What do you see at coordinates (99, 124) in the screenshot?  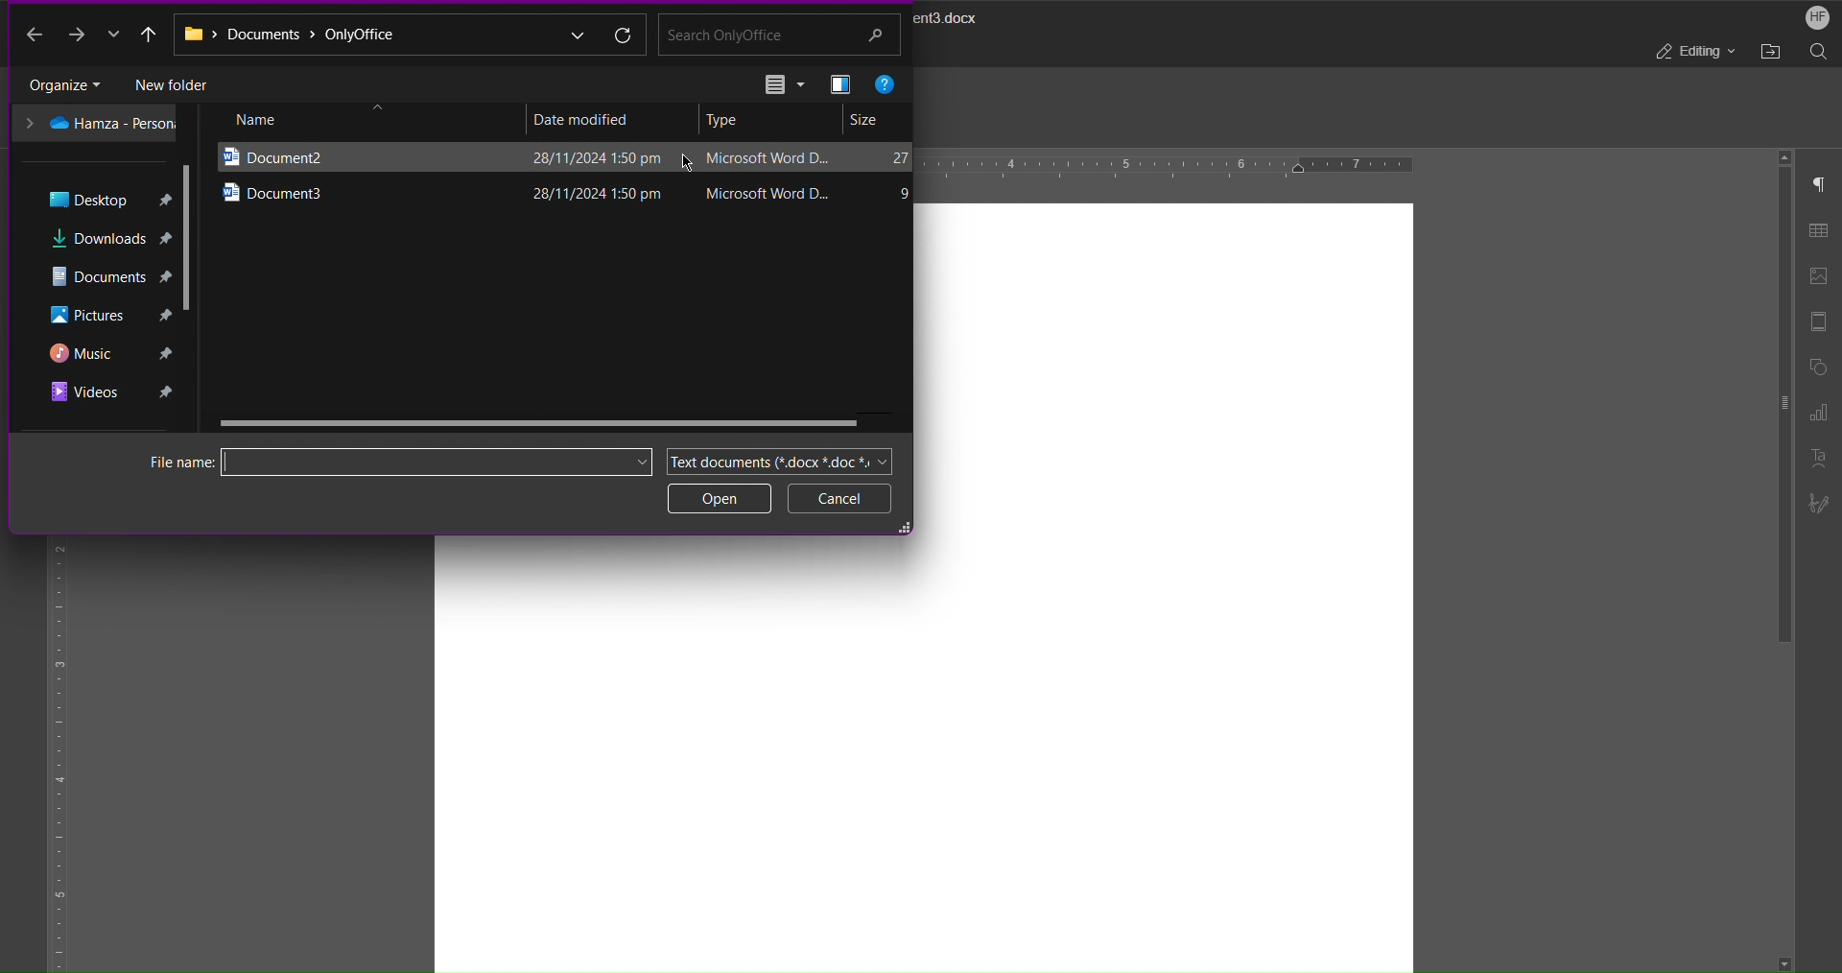 I see `Hamza - Personal` at bounding box center [99, 124].